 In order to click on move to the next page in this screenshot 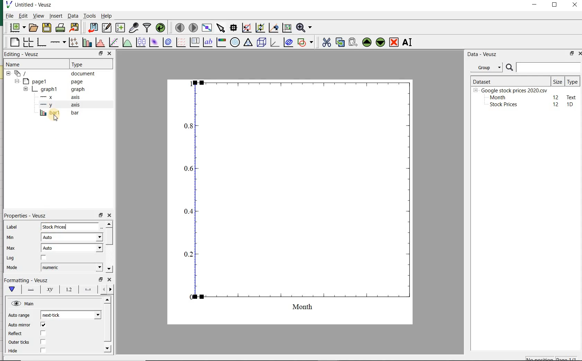, I will do `click(193, 28)`.